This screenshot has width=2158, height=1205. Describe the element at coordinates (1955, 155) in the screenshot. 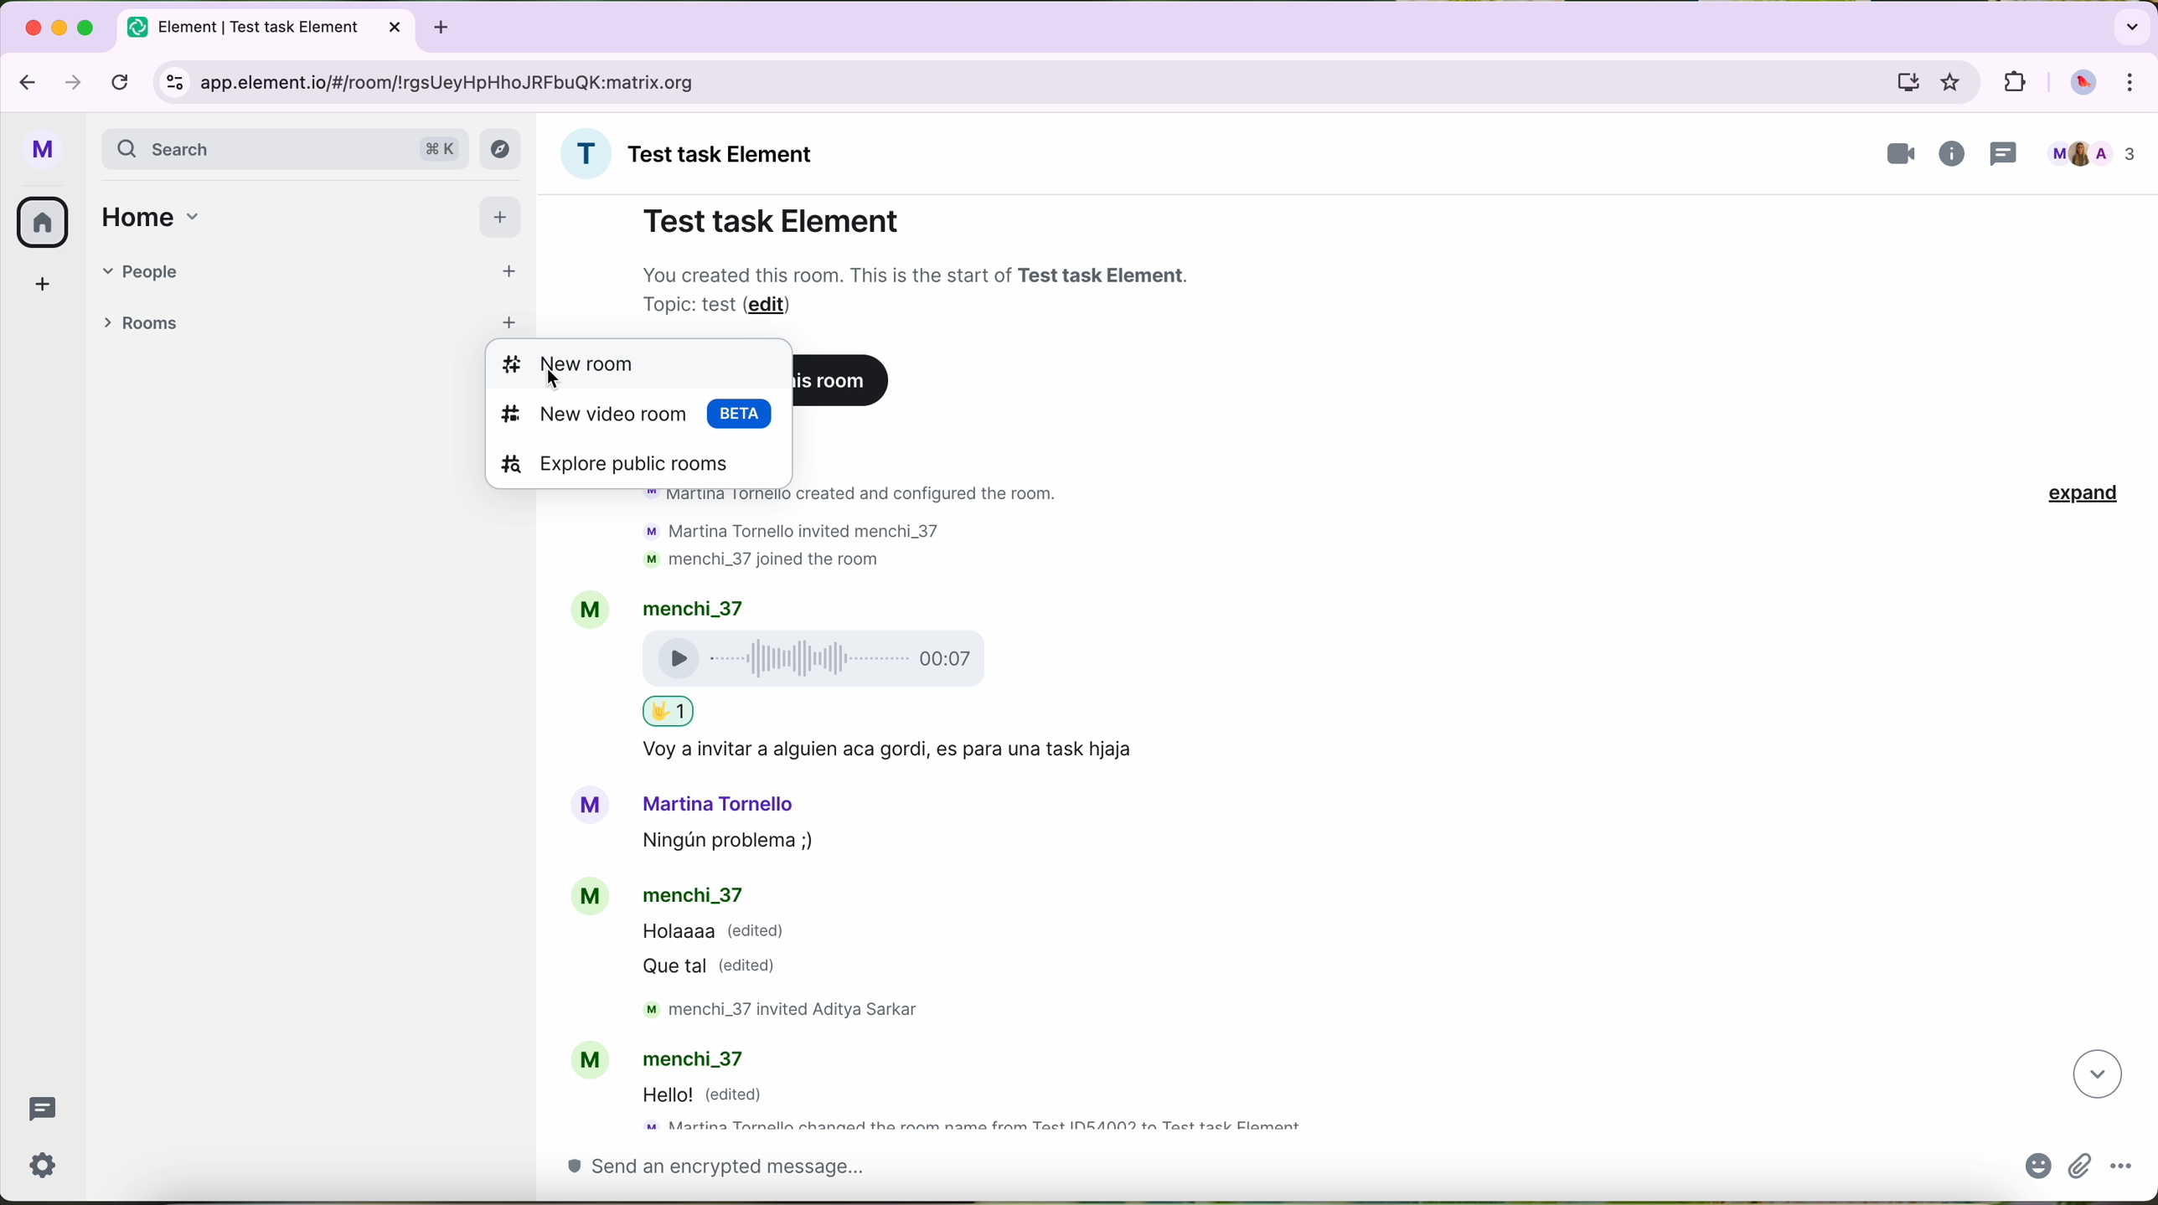

I see `information` at that location.